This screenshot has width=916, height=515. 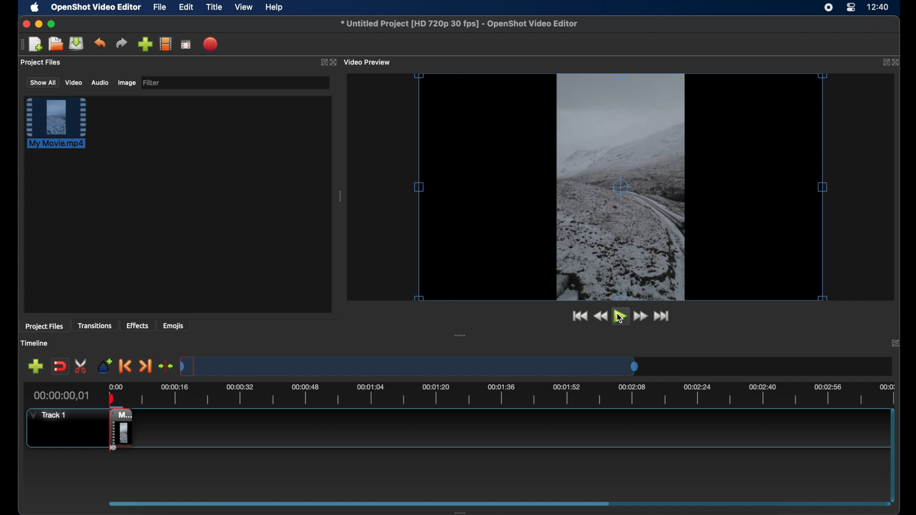 What do you see at coordinates (73, 83) in the screenshot?
I see `video` at bounding box center [73, 83].